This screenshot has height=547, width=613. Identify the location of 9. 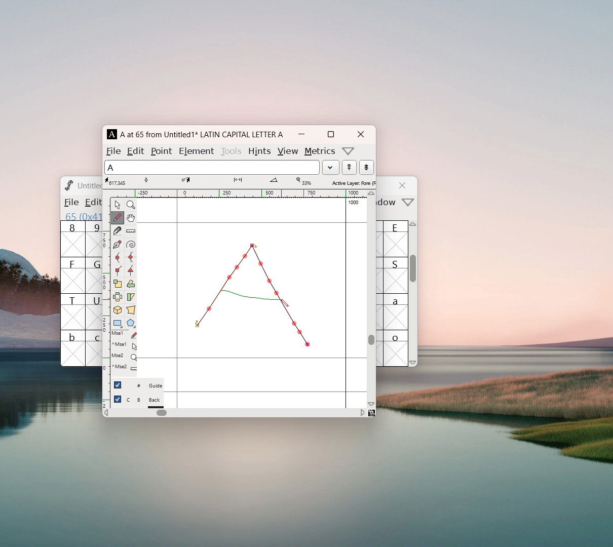
(94, 239).